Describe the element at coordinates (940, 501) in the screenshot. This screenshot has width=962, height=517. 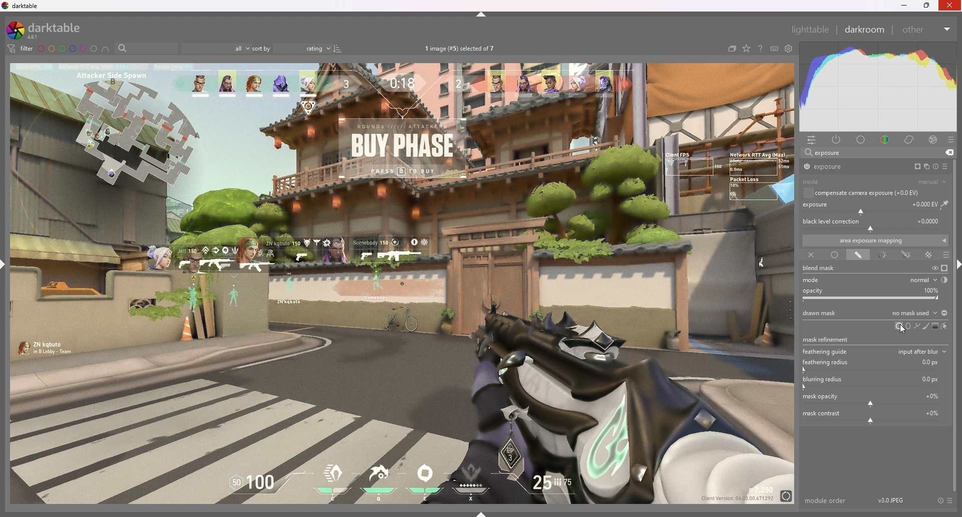
I see `reset` at that location.